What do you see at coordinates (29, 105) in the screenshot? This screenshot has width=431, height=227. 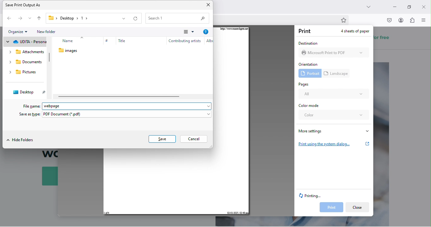 I see `file name` at bounding box center [29, 105].